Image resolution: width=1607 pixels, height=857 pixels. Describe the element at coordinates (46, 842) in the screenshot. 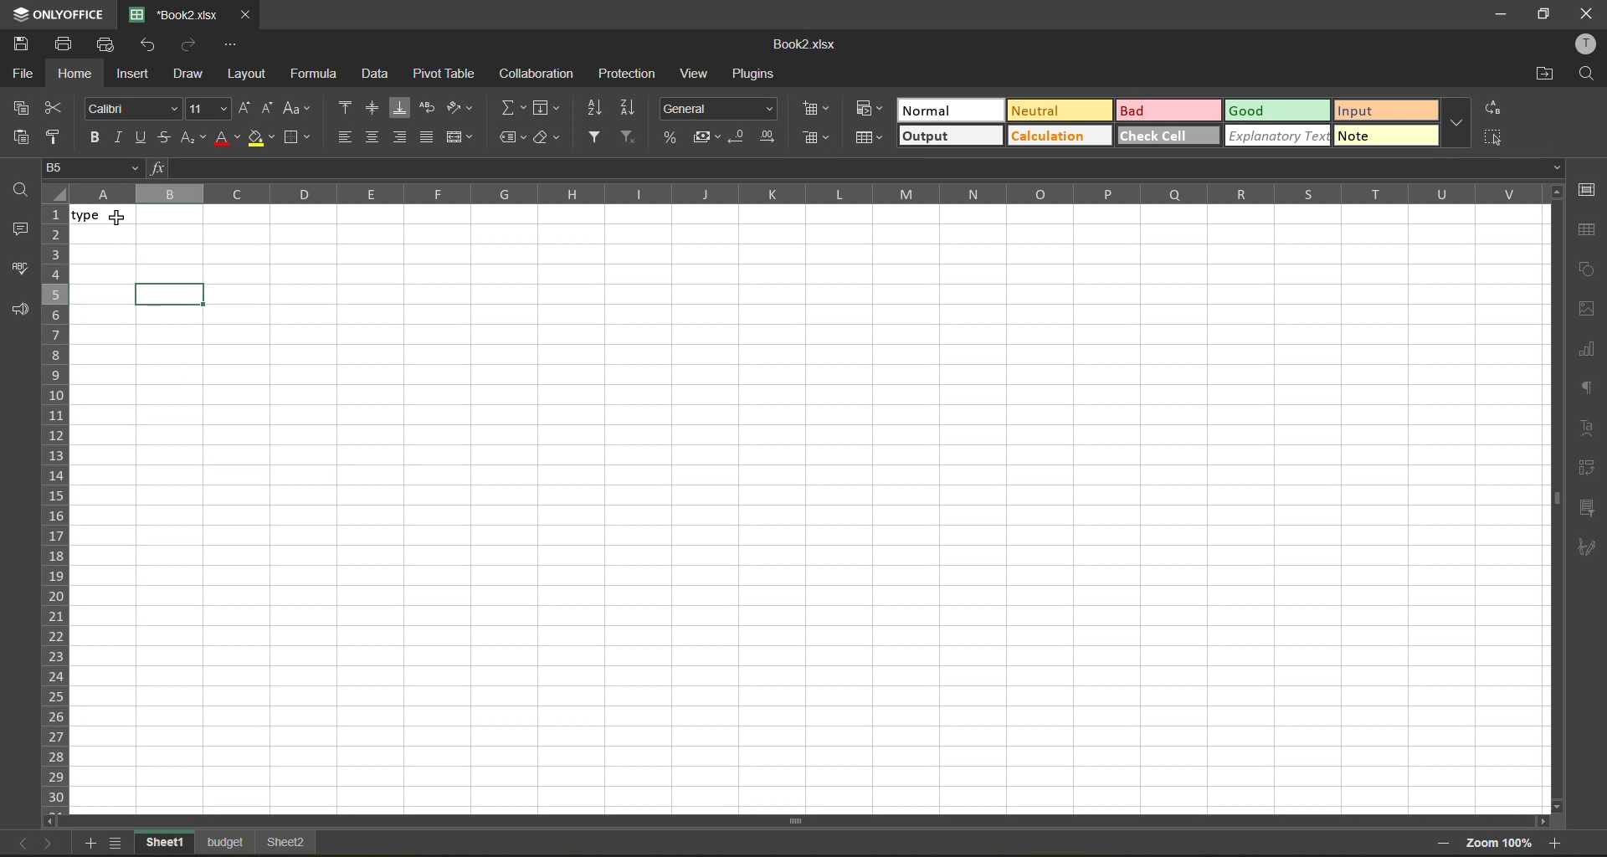

I see `next` at that location.